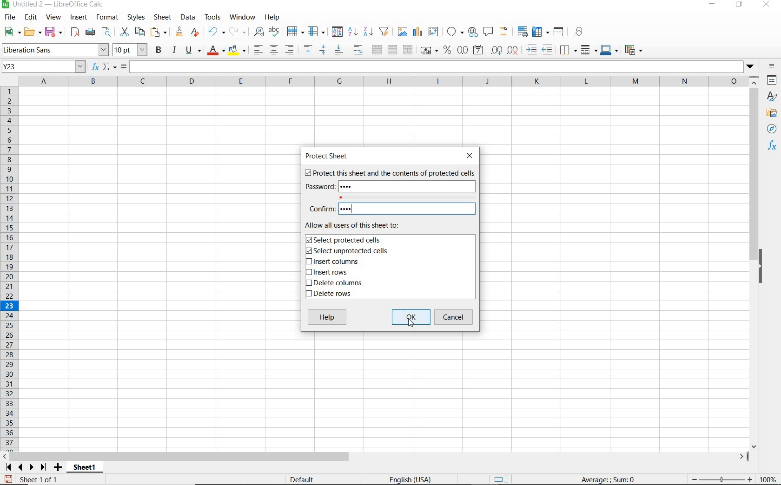 This screenshot has height=485, width=781. What do you see at coordinates (392, 50) in the screenshot?
I see `MERGE CELLS` at bounding box center [392, 50].